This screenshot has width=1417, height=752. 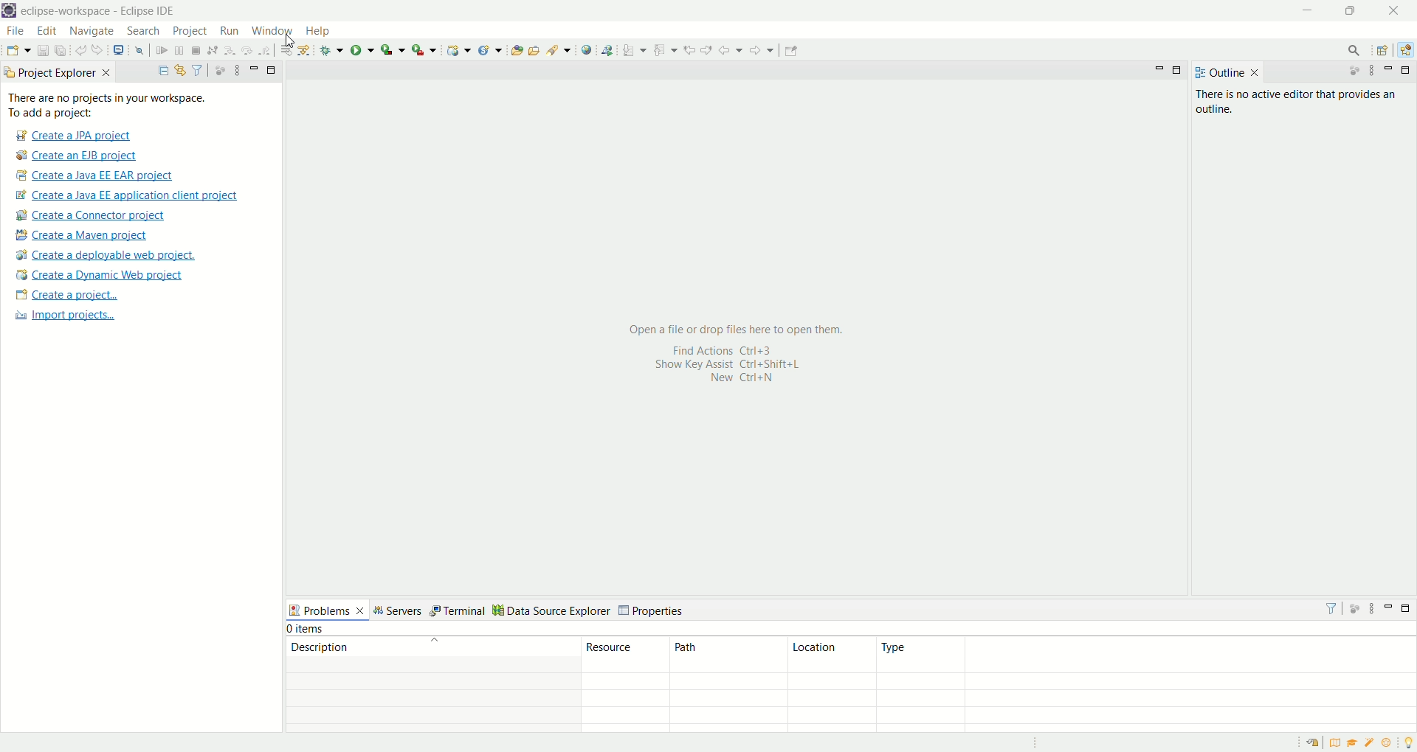 I want to click on maximize, so click(x=1179, y=70).